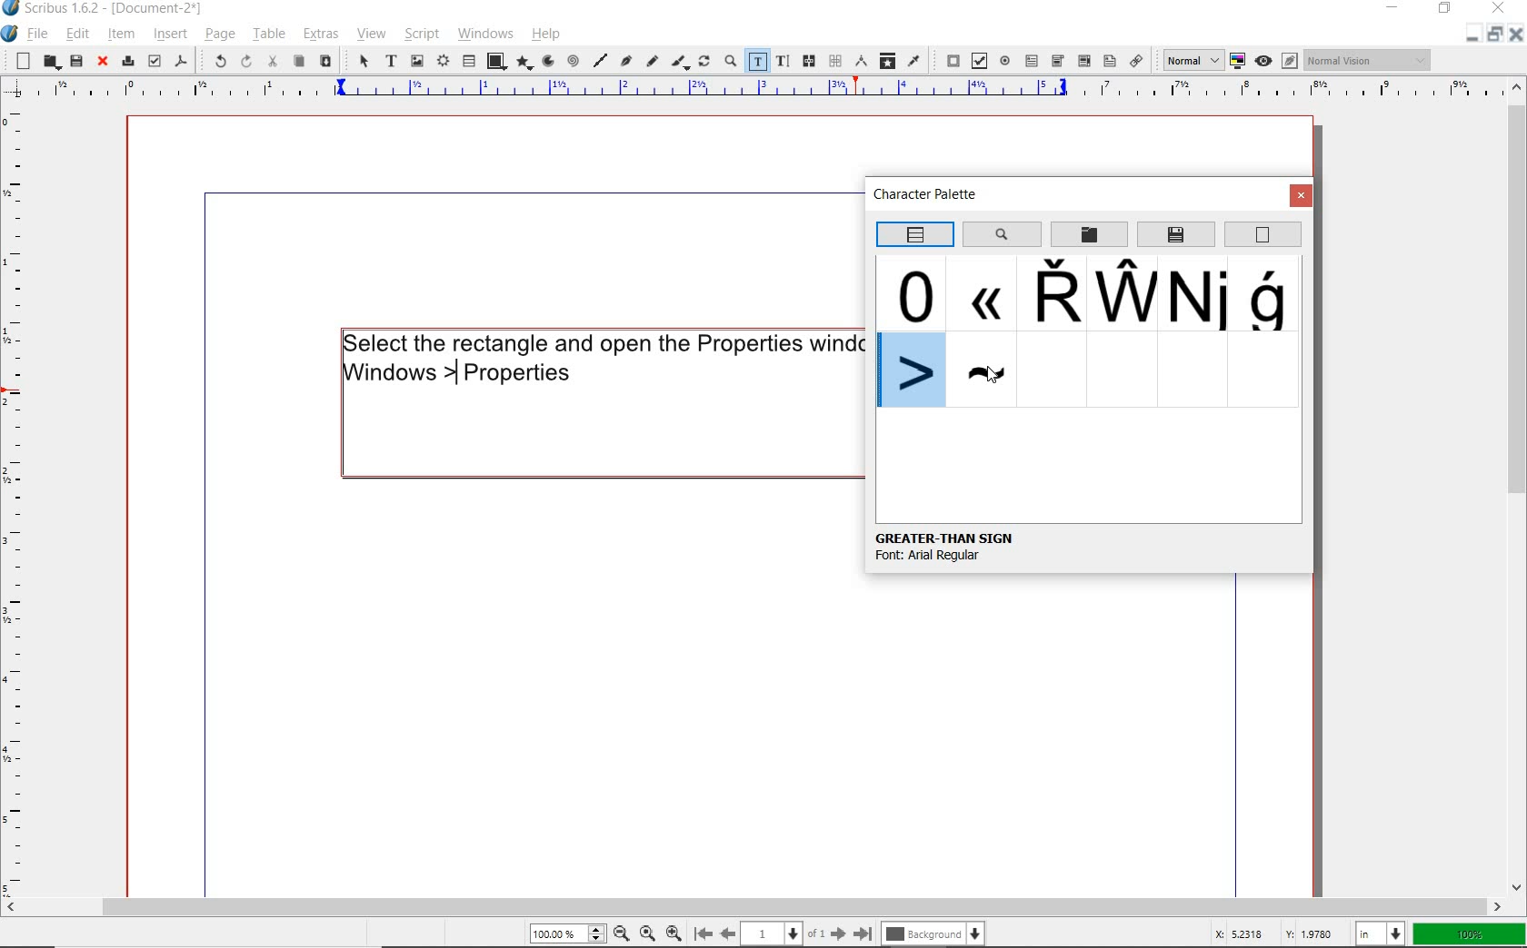 This screenshot has height=948, width=1527. What do you see at coordinates (1302, 196) in the screenshot?
I see `close` at bounding box center [1302, 196].